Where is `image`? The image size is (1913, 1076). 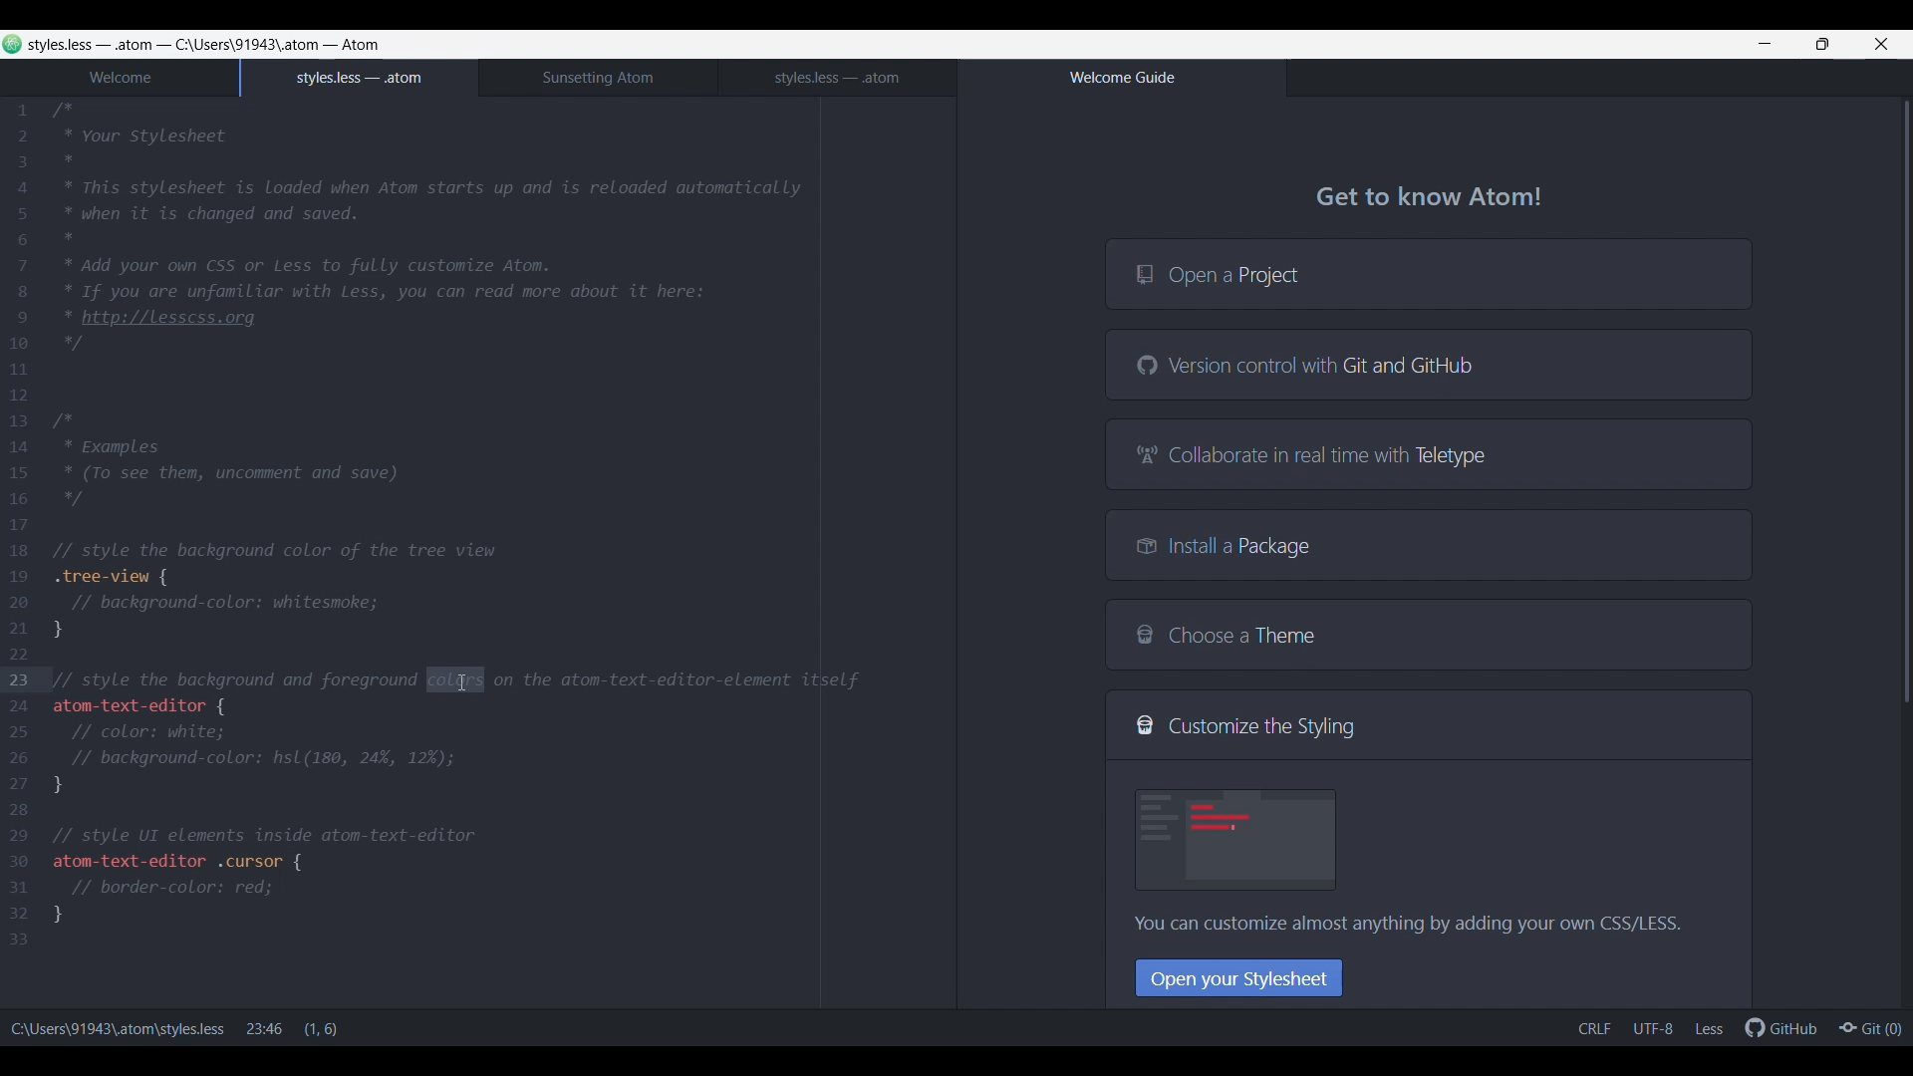 image is located at coordinates (1237, 839).